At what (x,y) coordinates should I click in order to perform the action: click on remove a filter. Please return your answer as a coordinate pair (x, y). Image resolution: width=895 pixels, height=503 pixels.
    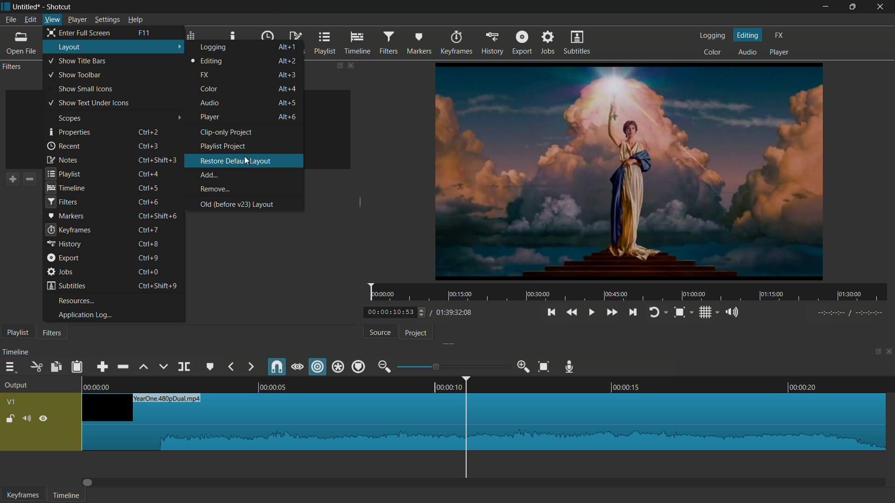
    Looking at the image, I should click on (29, 179).